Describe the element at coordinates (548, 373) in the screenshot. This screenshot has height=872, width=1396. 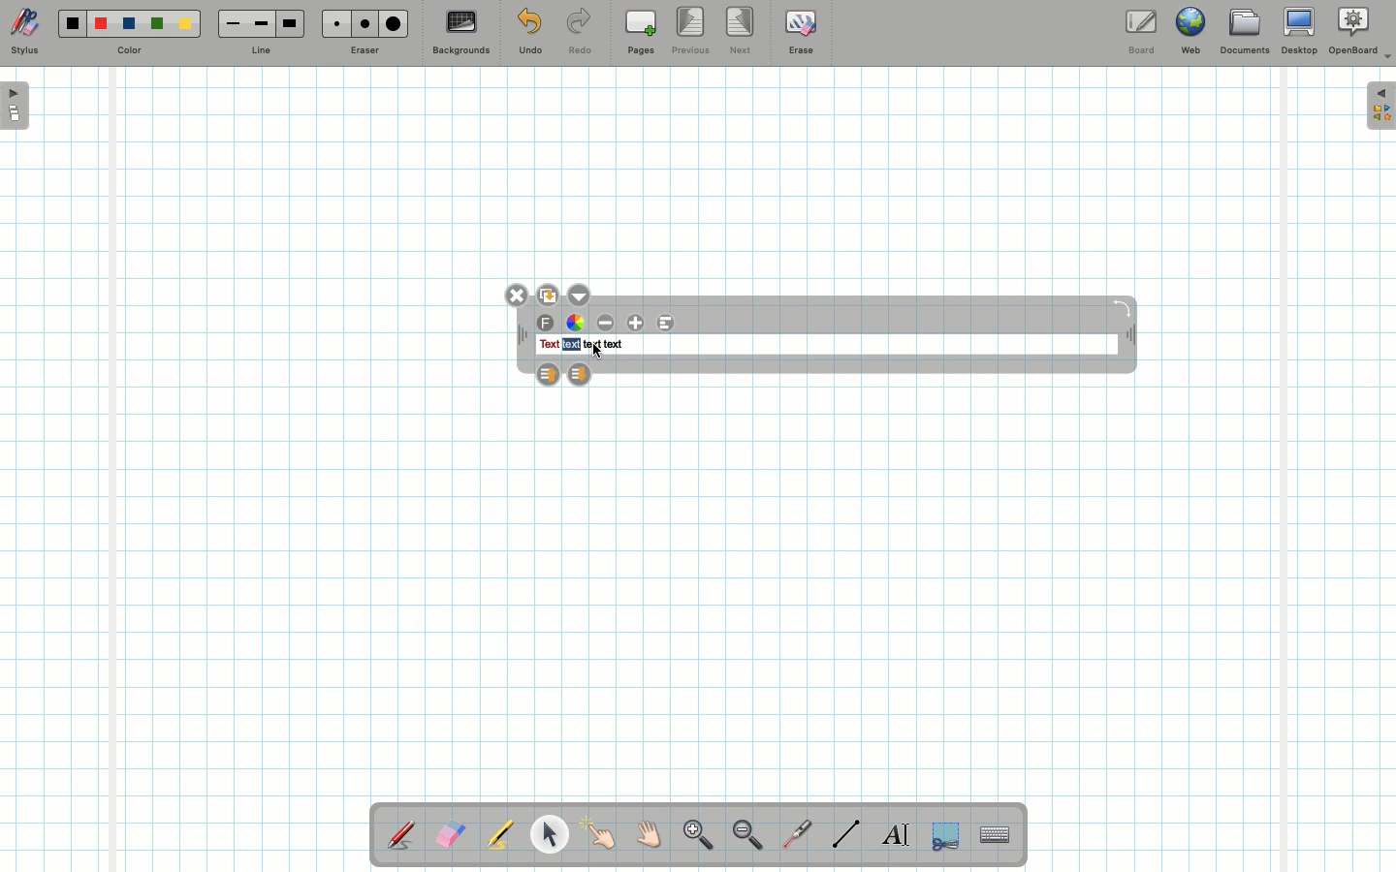
I see `Layer up` at that location.